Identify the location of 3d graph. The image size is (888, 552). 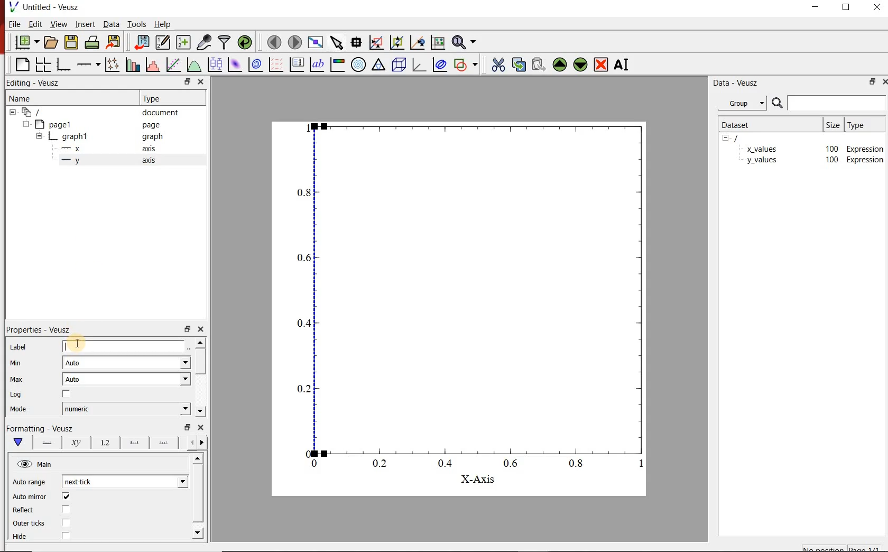
(420, 66).